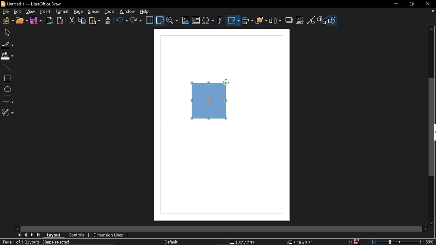  I want to click on Select at least three object to distribute, so click(276, 21).